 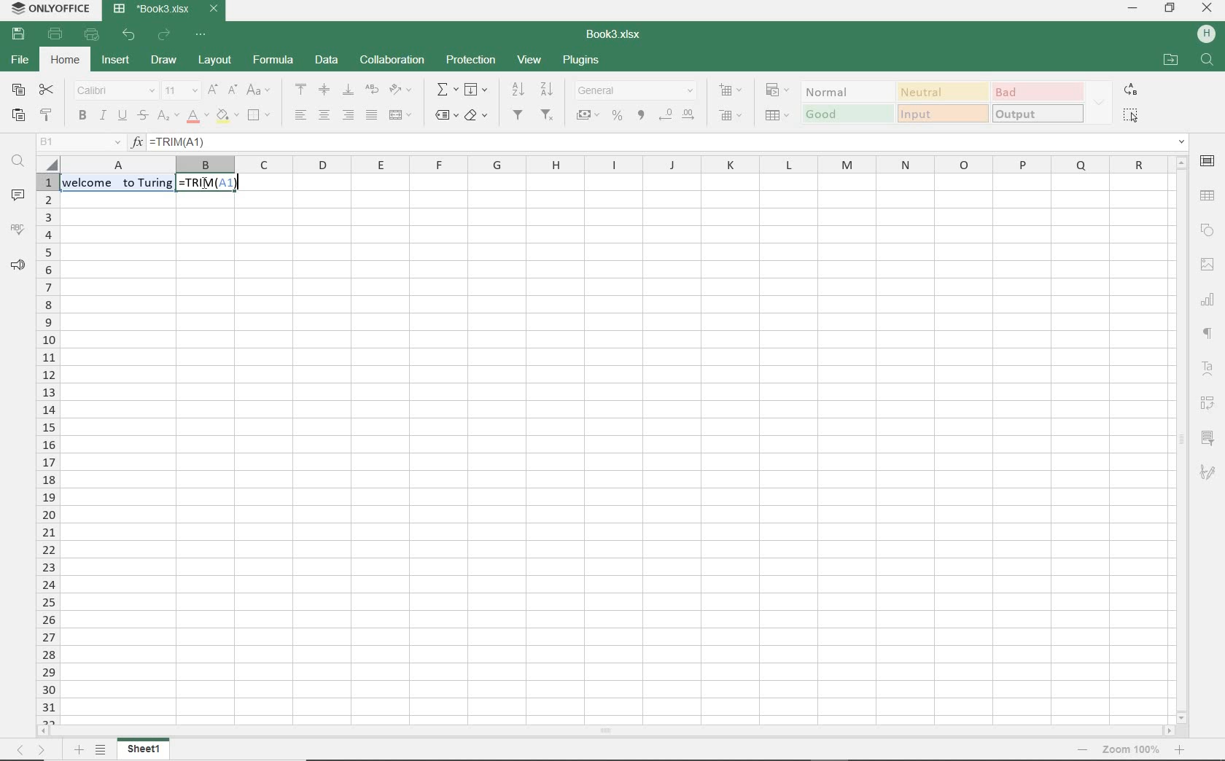 What do you see at coordinates (130, 36) in the screenshot?
I see `undo` at bounding box center [130, 36].